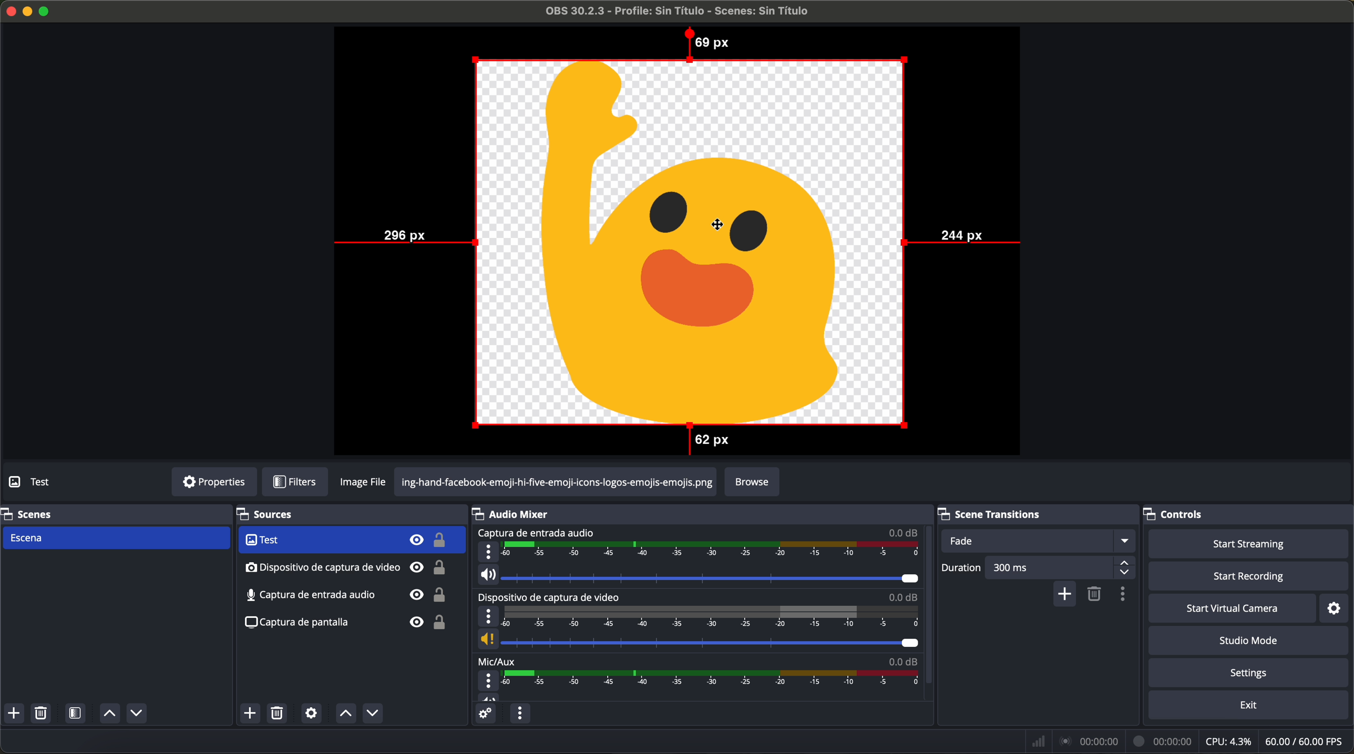 This screenshot has width=1354, height=754. I want to click on scene, so click(115, 539).